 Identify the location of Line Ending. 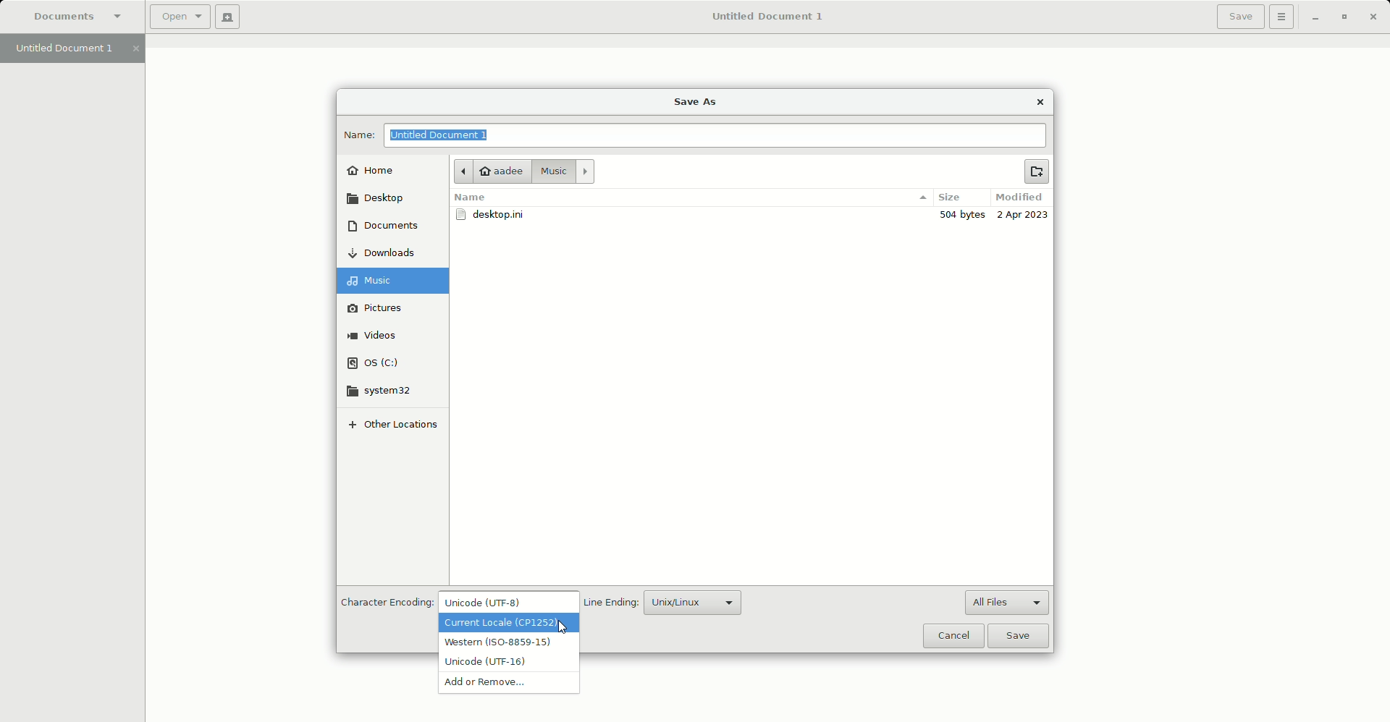
(609, 603).